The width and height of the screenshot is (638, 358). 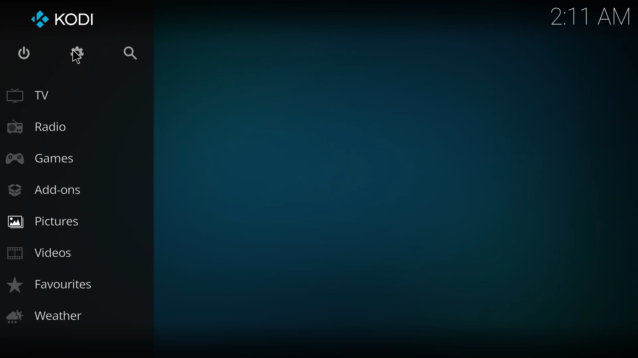 What do you see at coordinates (77, 53) in the screenshot?
I see `settings` at bounding box center [77, 53].